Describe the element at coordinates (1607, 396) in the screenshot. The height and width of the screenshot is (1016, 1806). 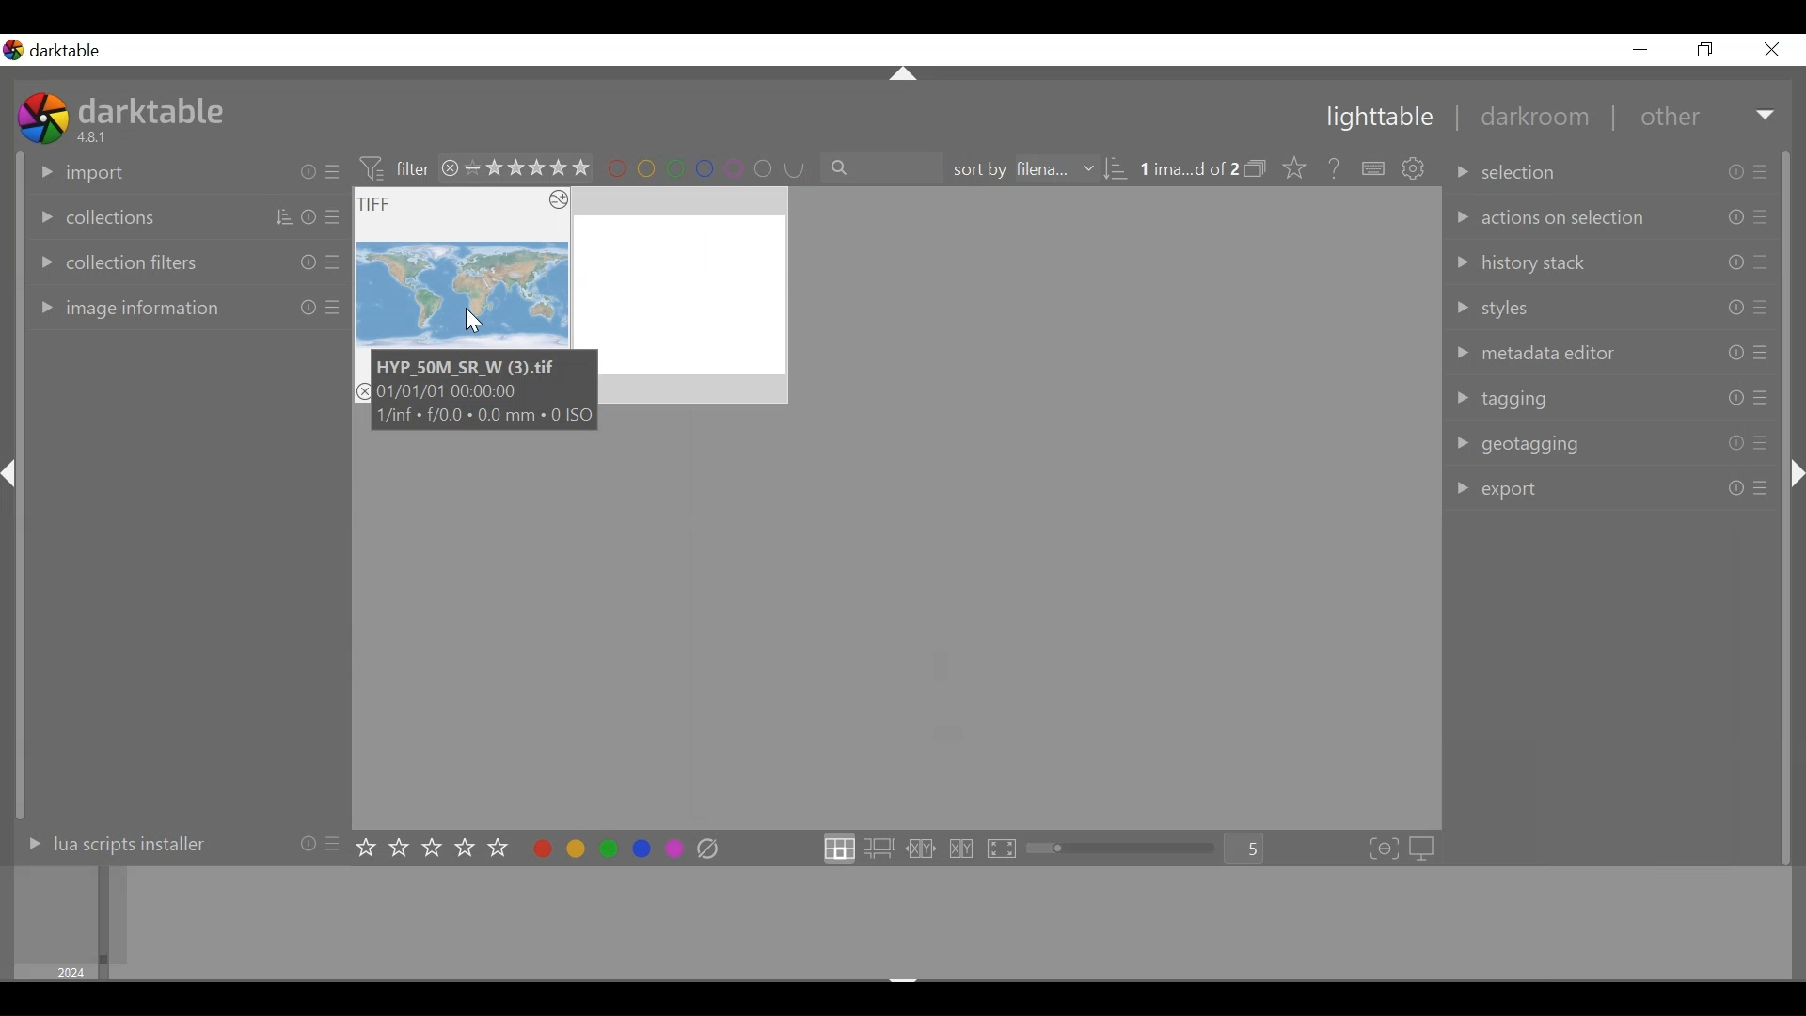
I see `tagging` at that location.